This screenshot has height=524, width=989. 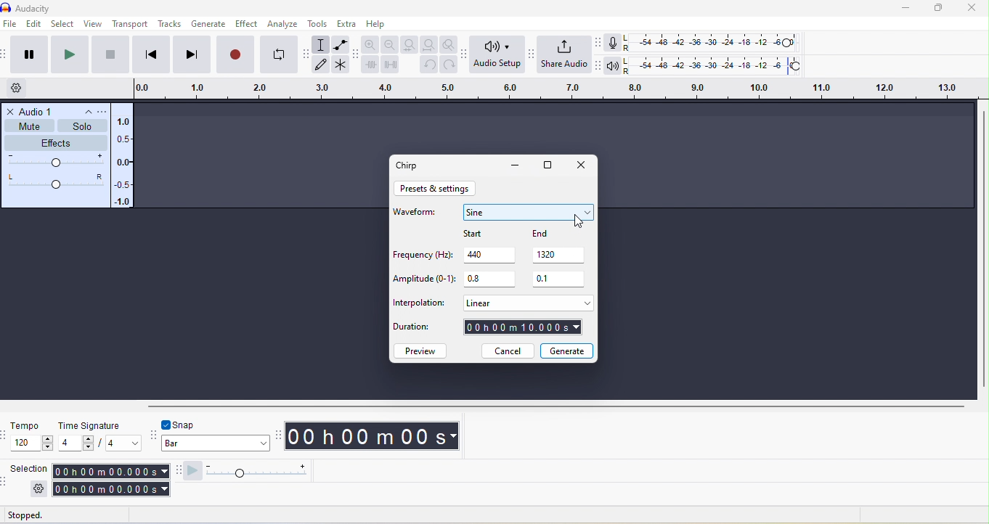 I want to click on generate, so click(x=567, y=350).